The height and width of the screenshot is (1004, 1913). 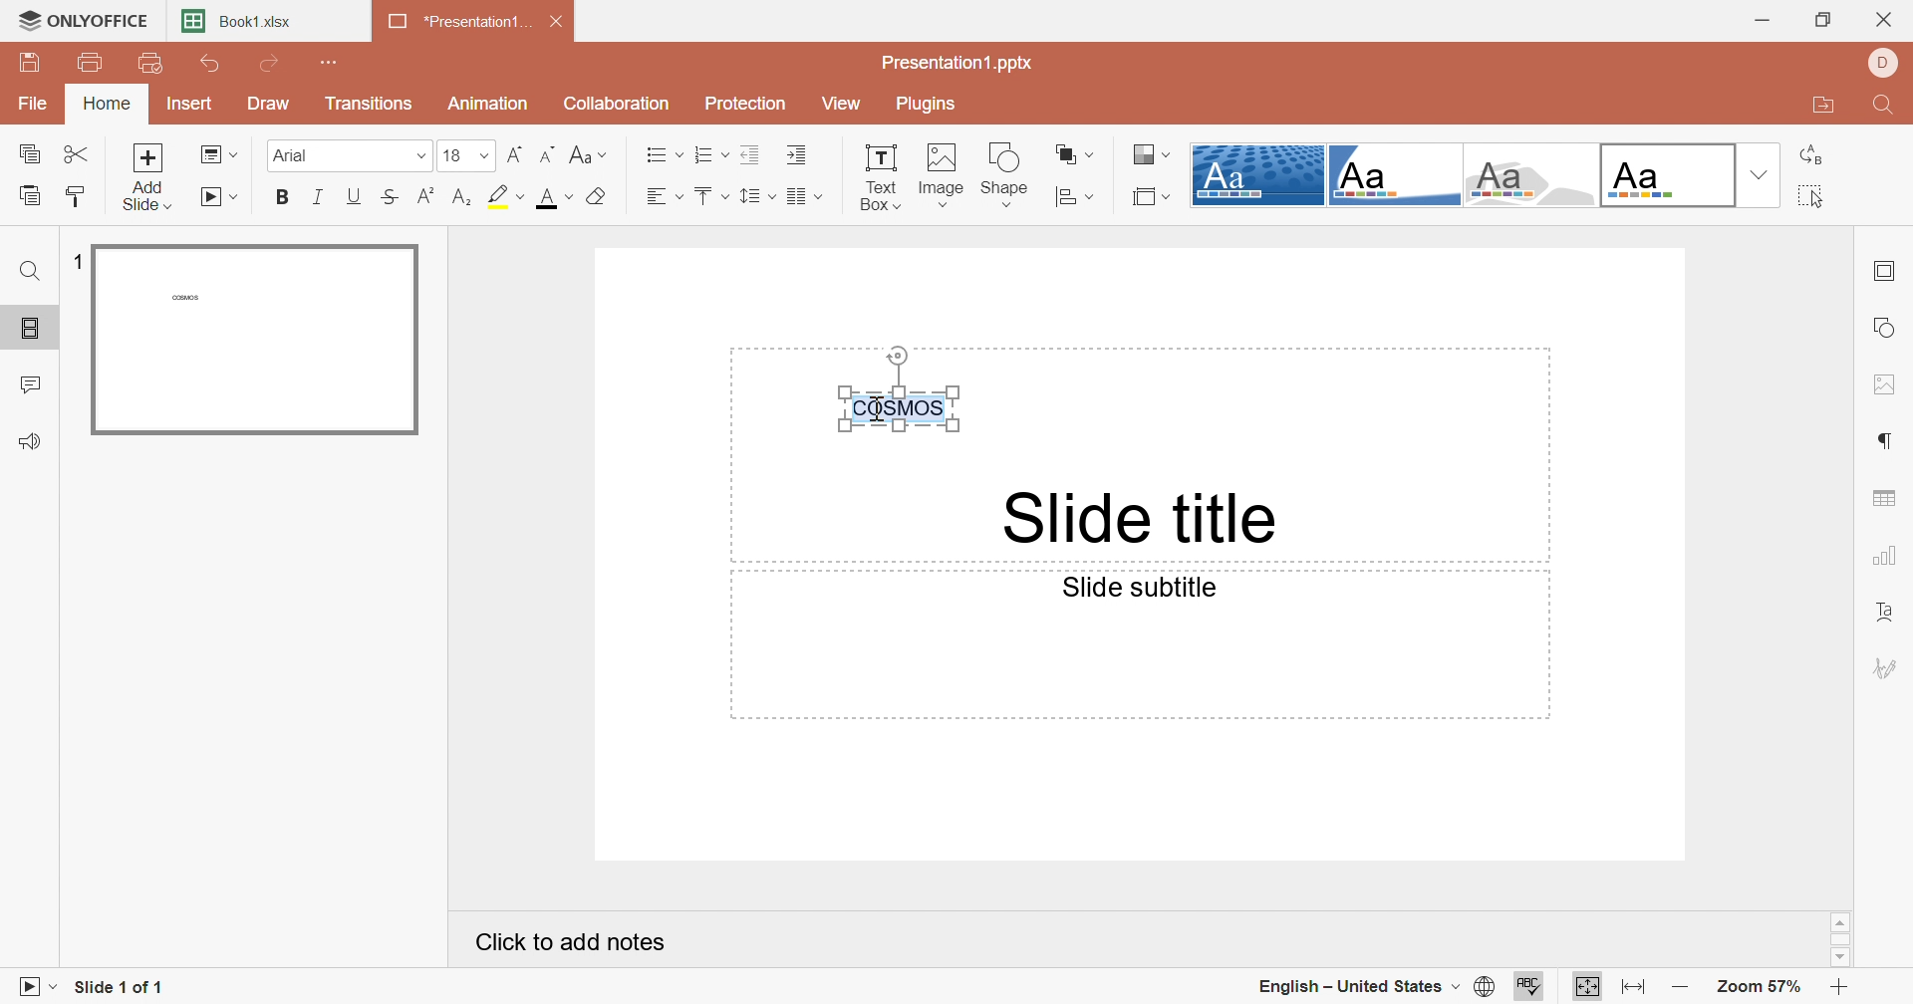 I want to click on Change case, so click(x=586, y=155).